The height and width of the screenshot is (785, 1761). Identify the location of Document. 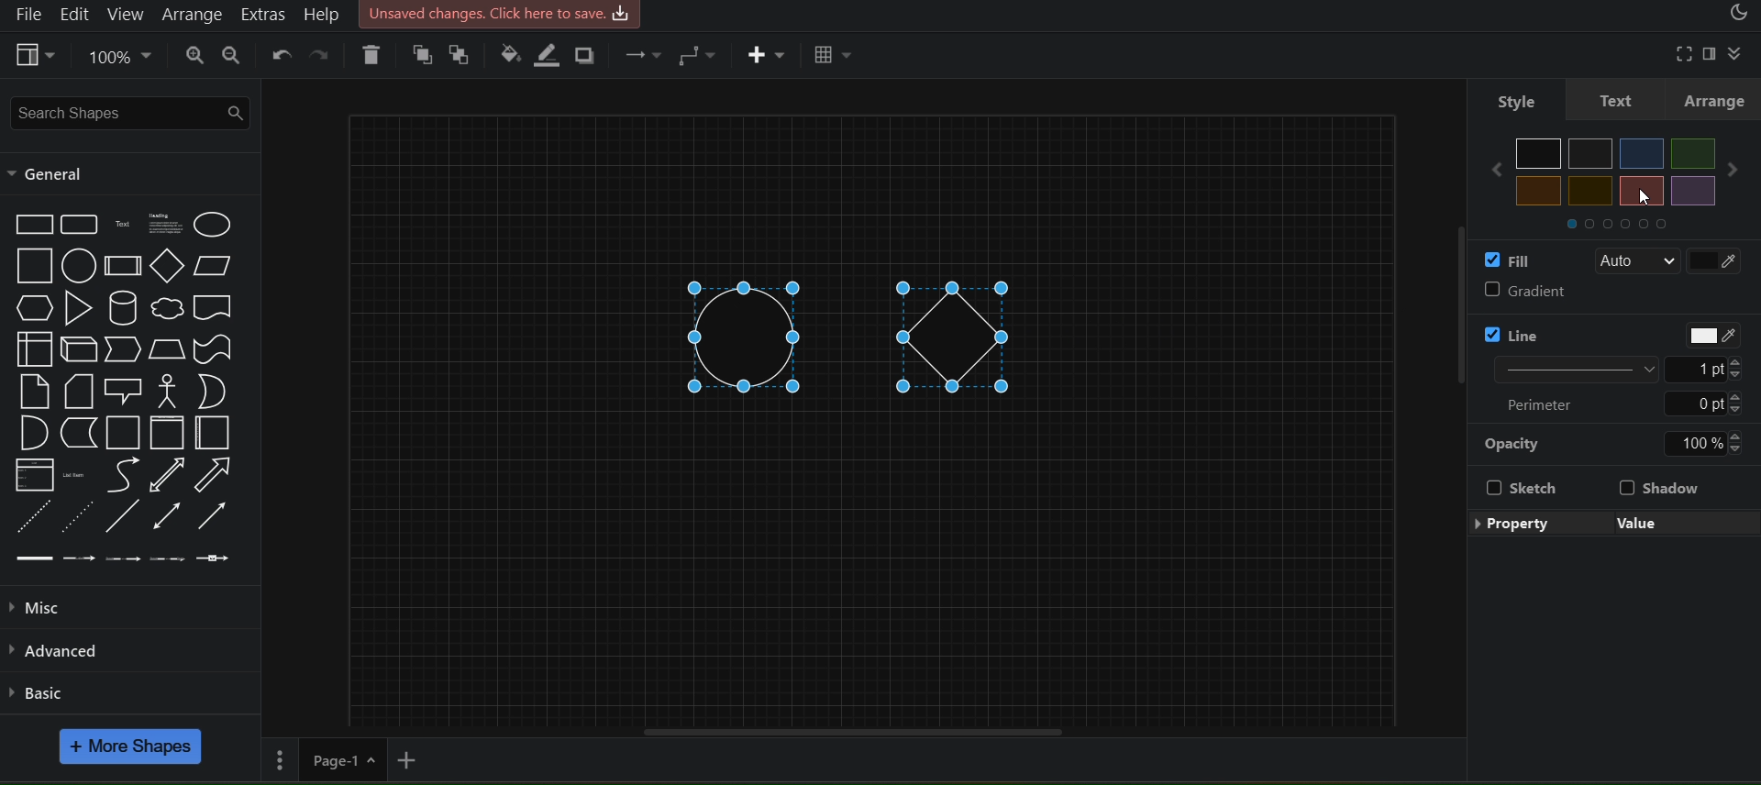
(213, 308).